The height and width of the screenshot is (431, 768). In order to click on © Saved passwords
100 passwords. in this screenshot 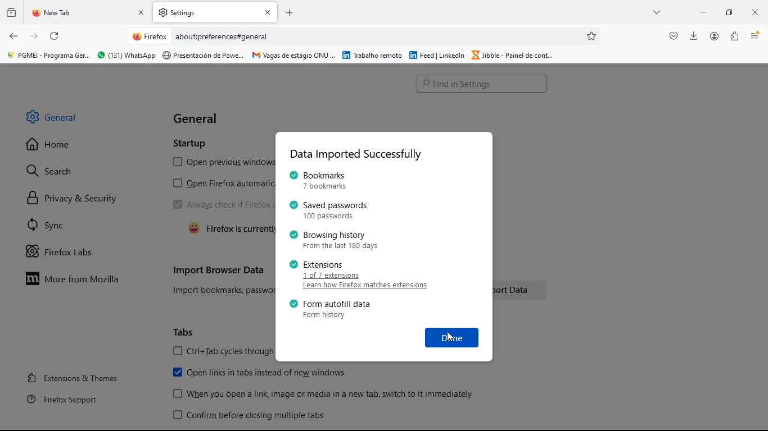, I will do `click(331, 210)`.